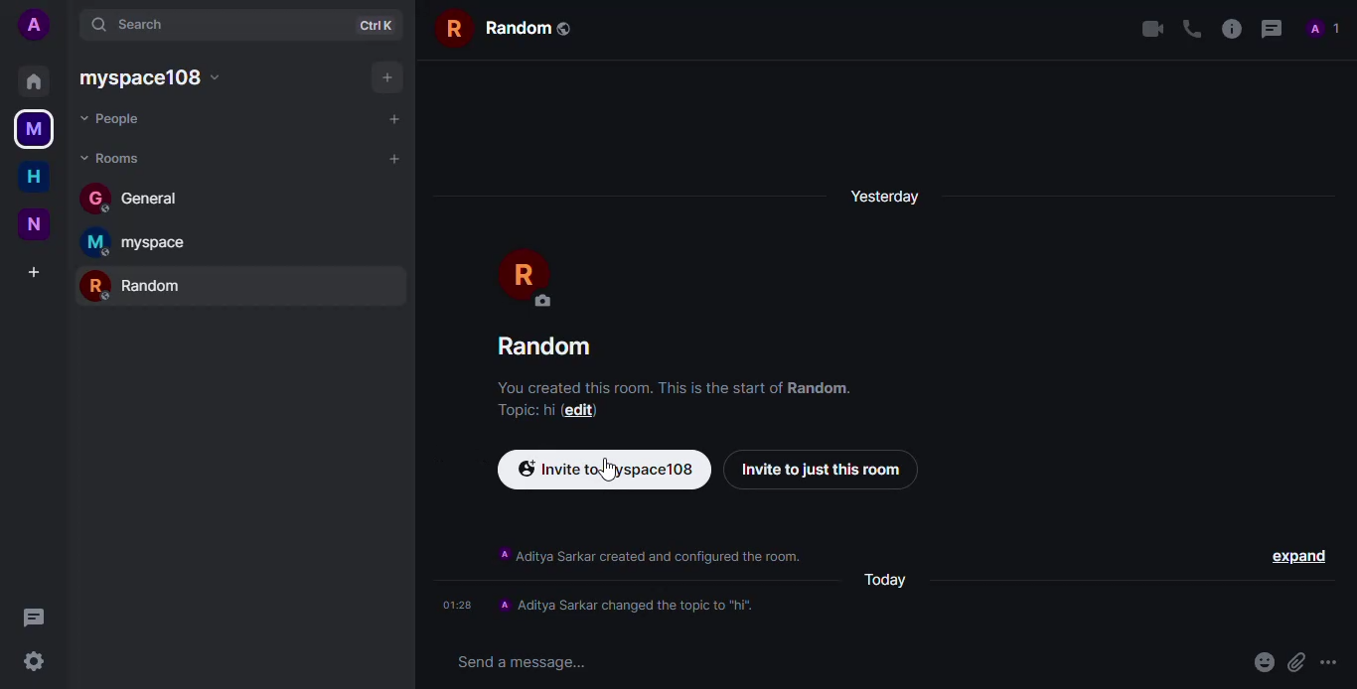 This screenshot has width=1357, height=689. What do you see at coordinates (112, 160) in the screenshot?
I see `rooms` at bounding box center [112, 160].